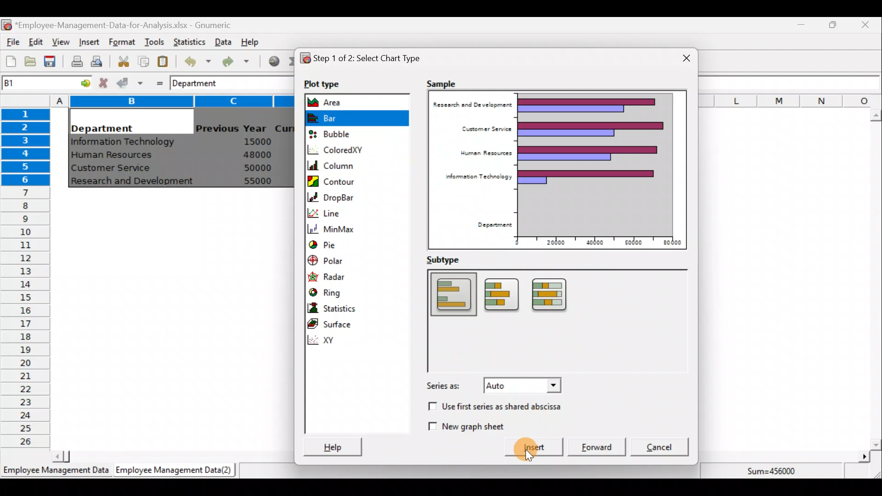 The image size is (882, 496). Describe the element at coordinates (331, 445) in the screenshot. I see `Help` at that location.